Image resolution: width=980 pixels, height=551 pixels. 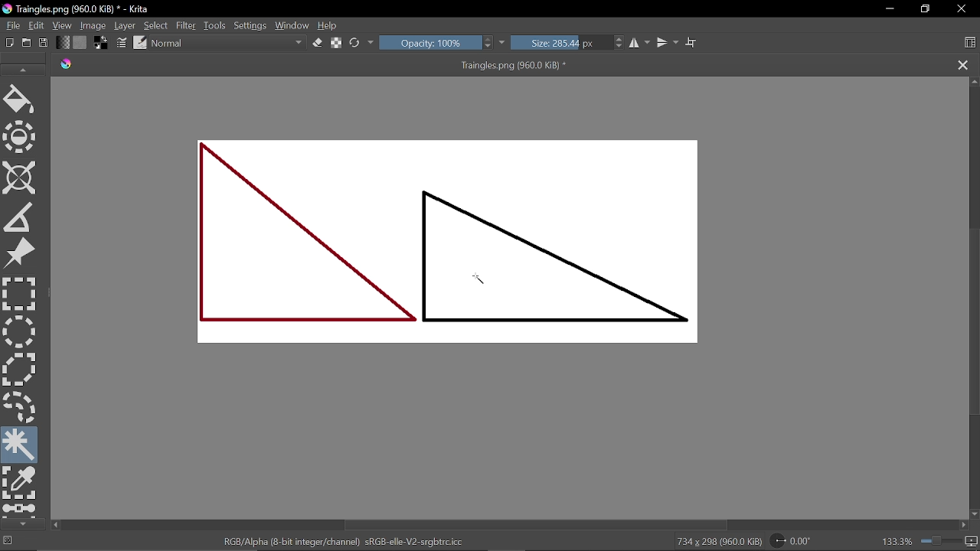 I want to click on Horizontal scroll, so click(x=541, y=524).